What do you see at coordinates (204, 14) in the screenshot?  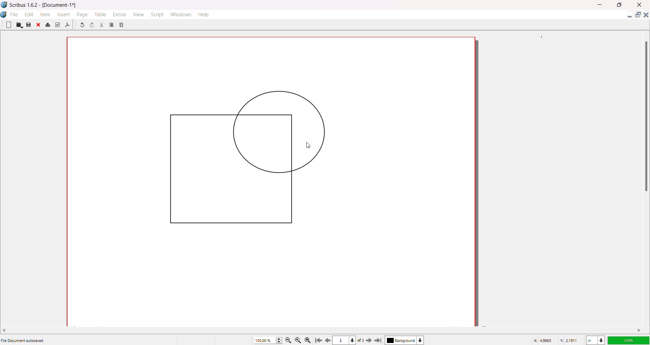 I see `Help` at bounding box center [204, 14].